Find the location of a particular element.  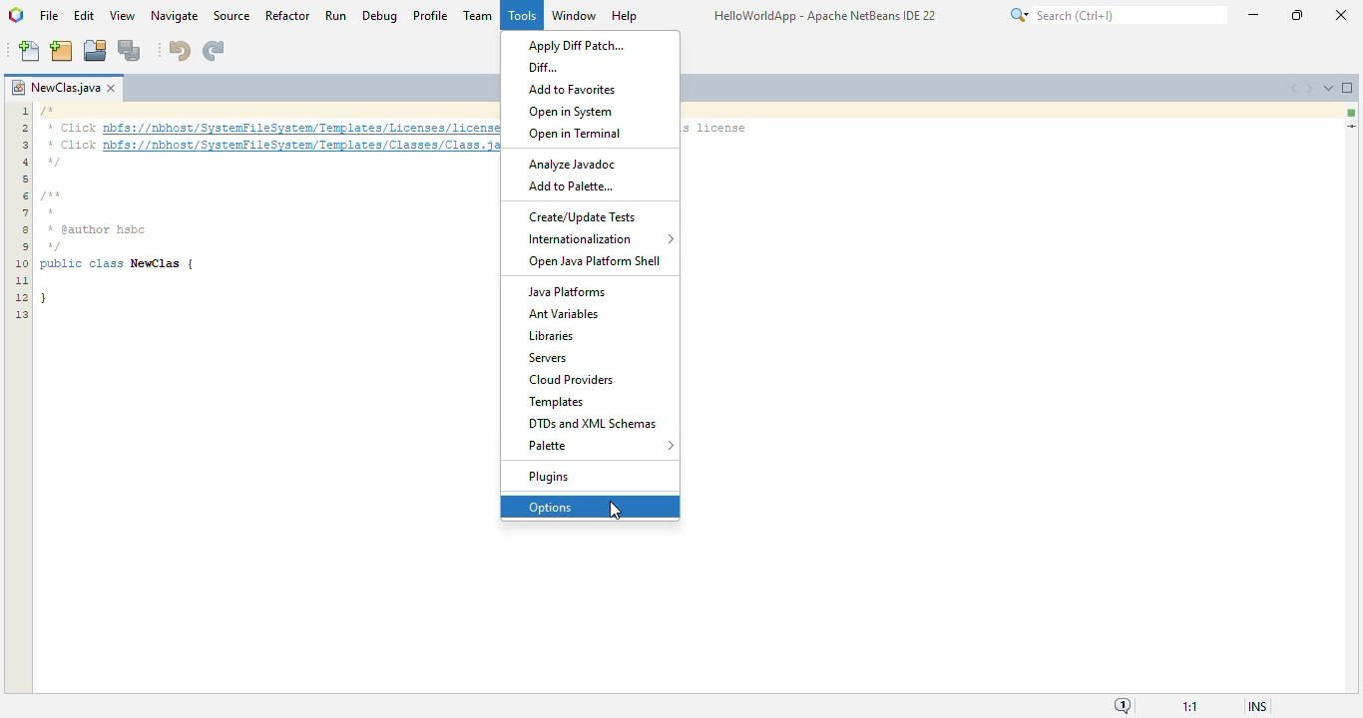

new file is located at coordinates (29, 51).